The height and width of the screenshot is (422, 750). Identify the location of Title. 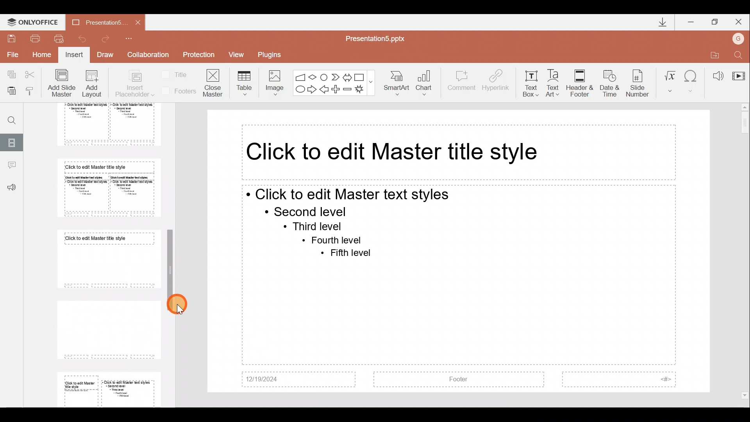
(177, 74).